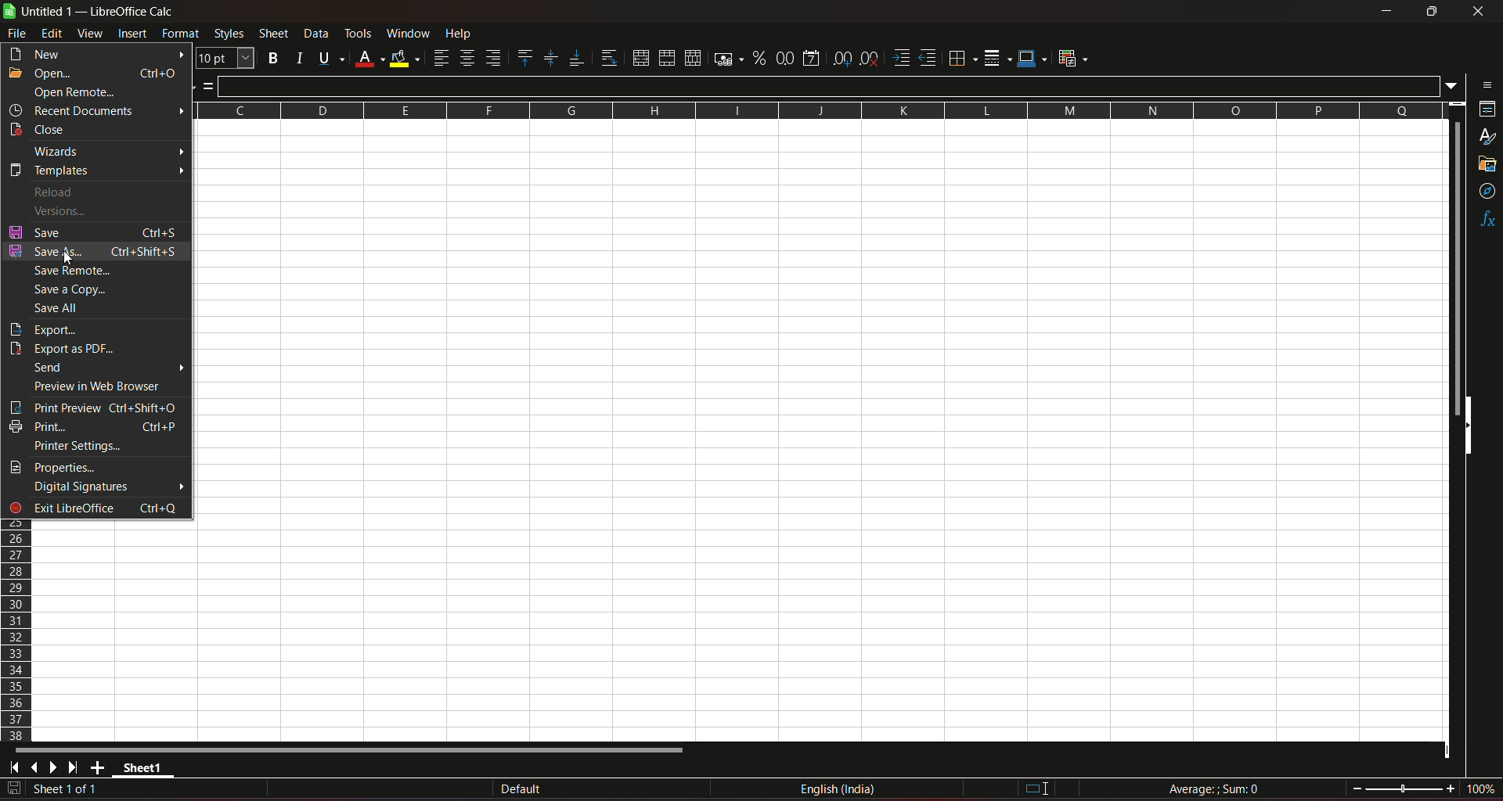  Describe the element at coordinates (9, 13) in the screenshot. I see `libreoffice calc logo` at that location.